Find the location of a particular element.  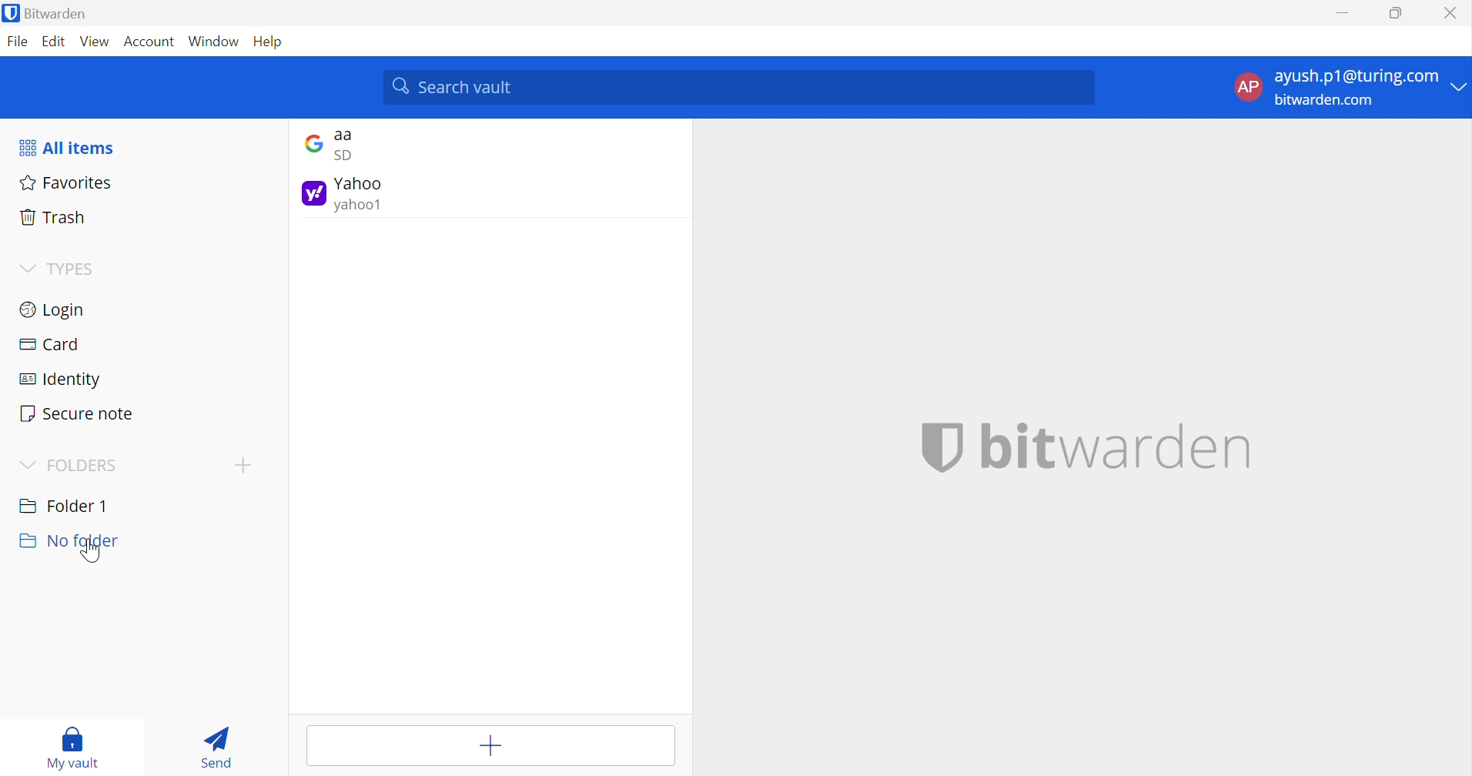

Add item is located at coordinates (492, 746).